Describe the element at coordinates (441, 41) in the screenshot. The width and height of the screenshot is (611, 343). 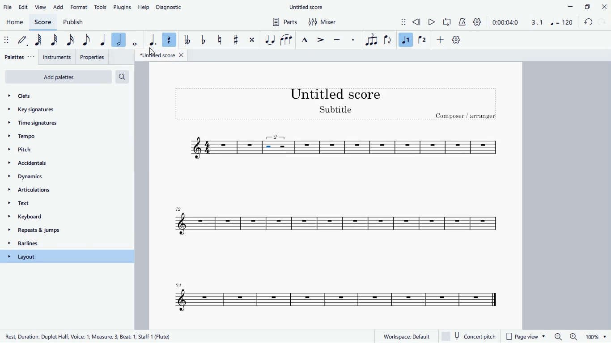
I see `more` at that location.